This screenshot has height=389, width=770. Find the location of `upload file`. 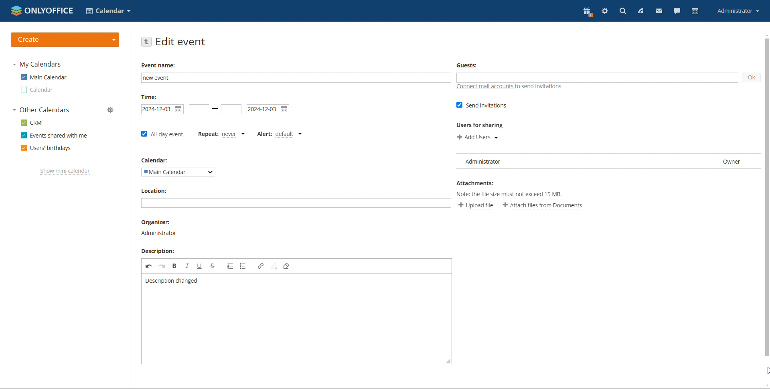

upload file is located at coordinates (476, 206).